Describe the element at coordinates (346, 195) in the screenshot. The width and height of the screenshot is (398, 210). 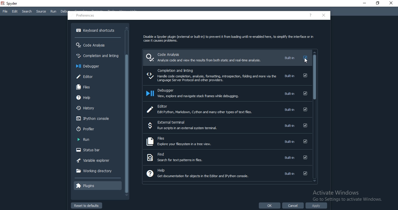
I see `Activate Windows
Go to Settinas to activate Windows.` at that location.